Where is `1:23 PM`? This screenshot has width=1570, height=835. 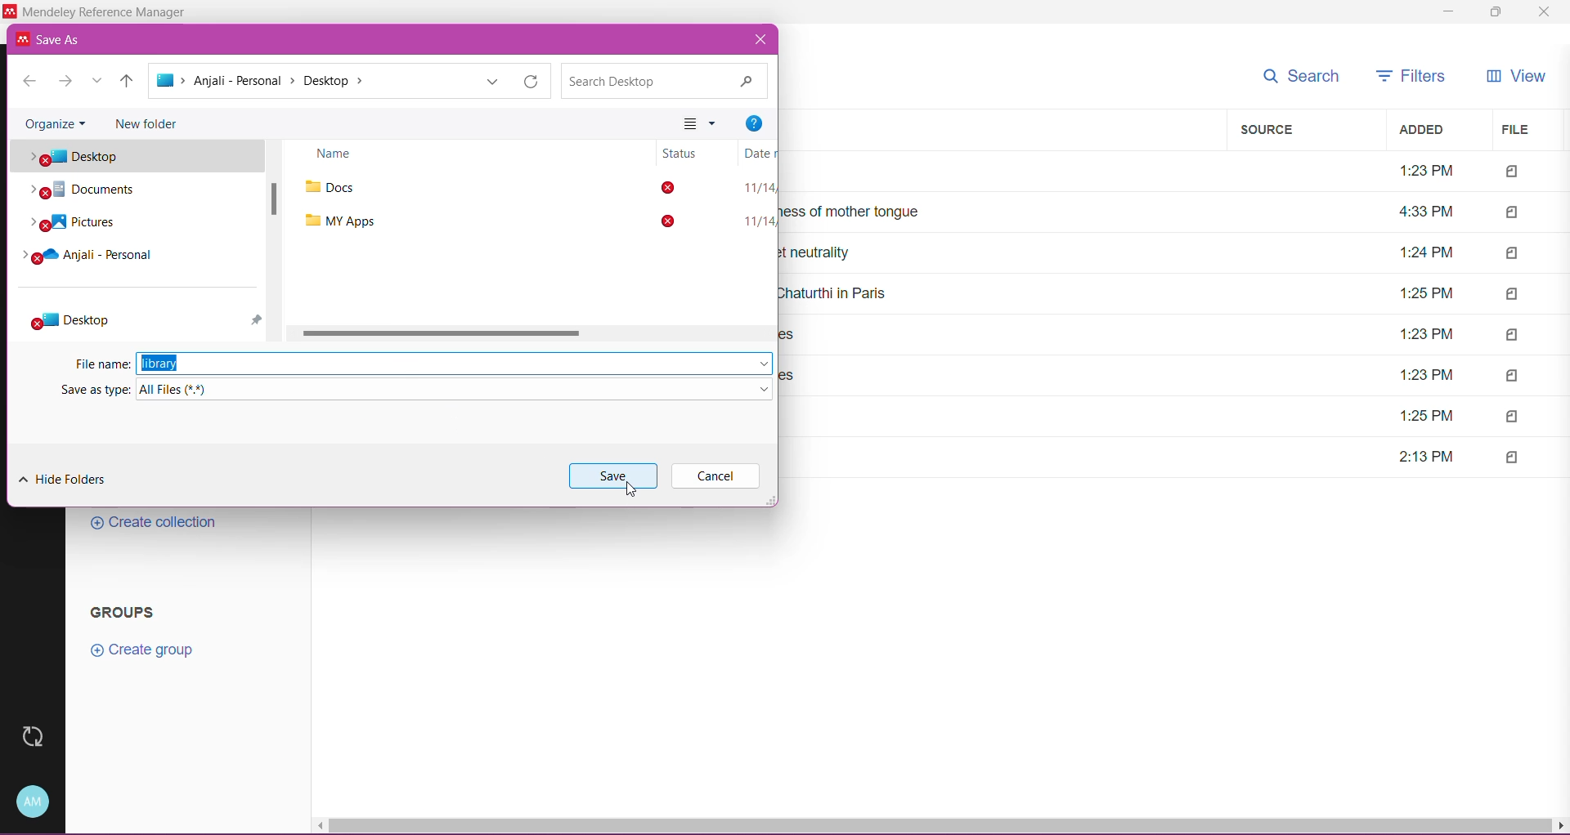 1:23 PM is located at coordinates (1426, 173).